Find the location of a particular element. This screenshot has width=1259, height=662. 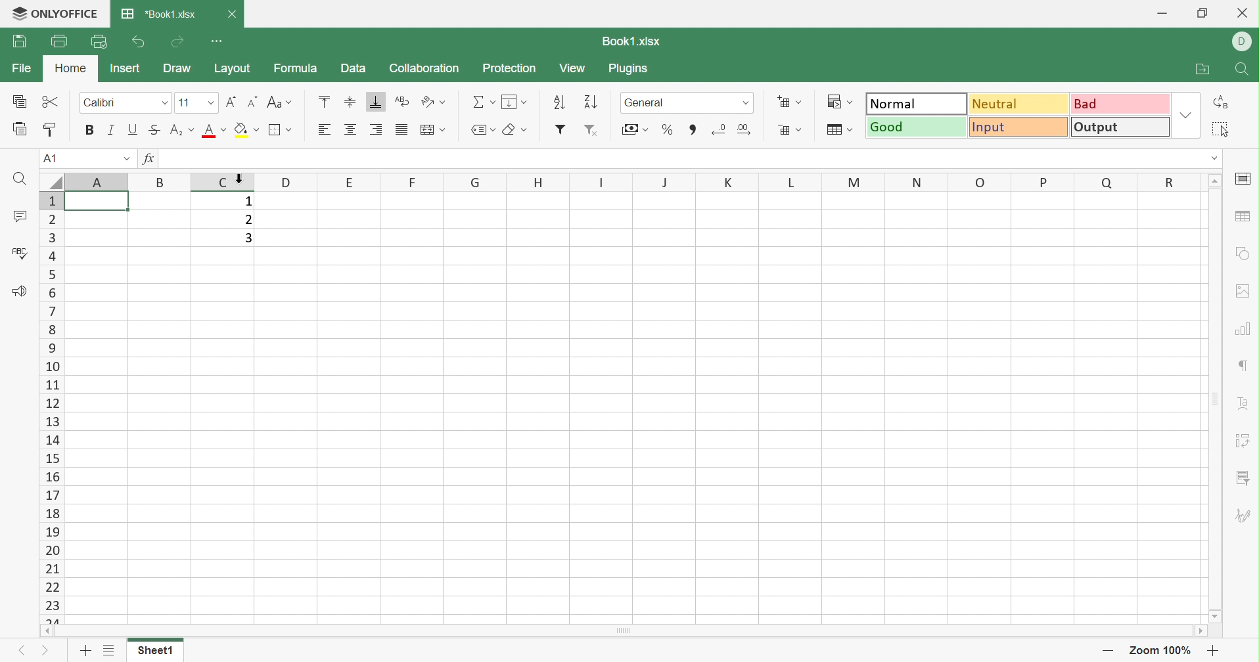

11 is located at coordinates (187, 101).